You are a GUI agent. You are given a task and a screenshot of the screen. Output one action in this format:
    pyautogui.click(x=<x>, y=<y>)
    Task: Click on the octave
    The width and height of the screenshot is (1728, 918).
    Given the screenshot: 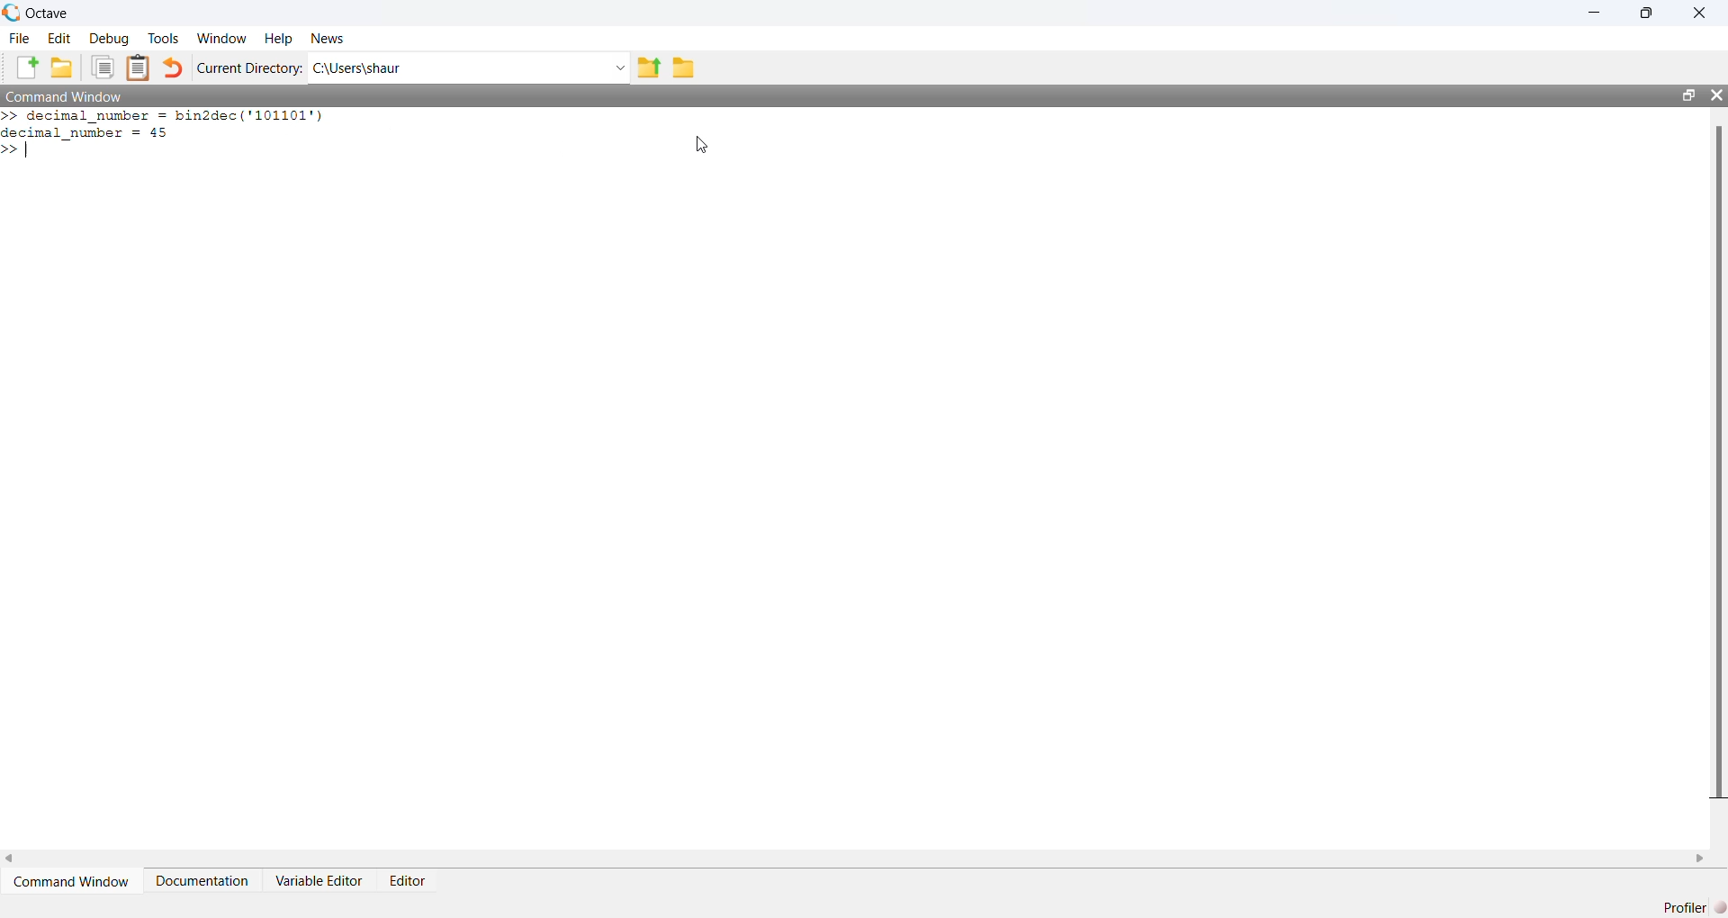 What is the action you would take?
    pyautogui.click(x=50, y=13)
    